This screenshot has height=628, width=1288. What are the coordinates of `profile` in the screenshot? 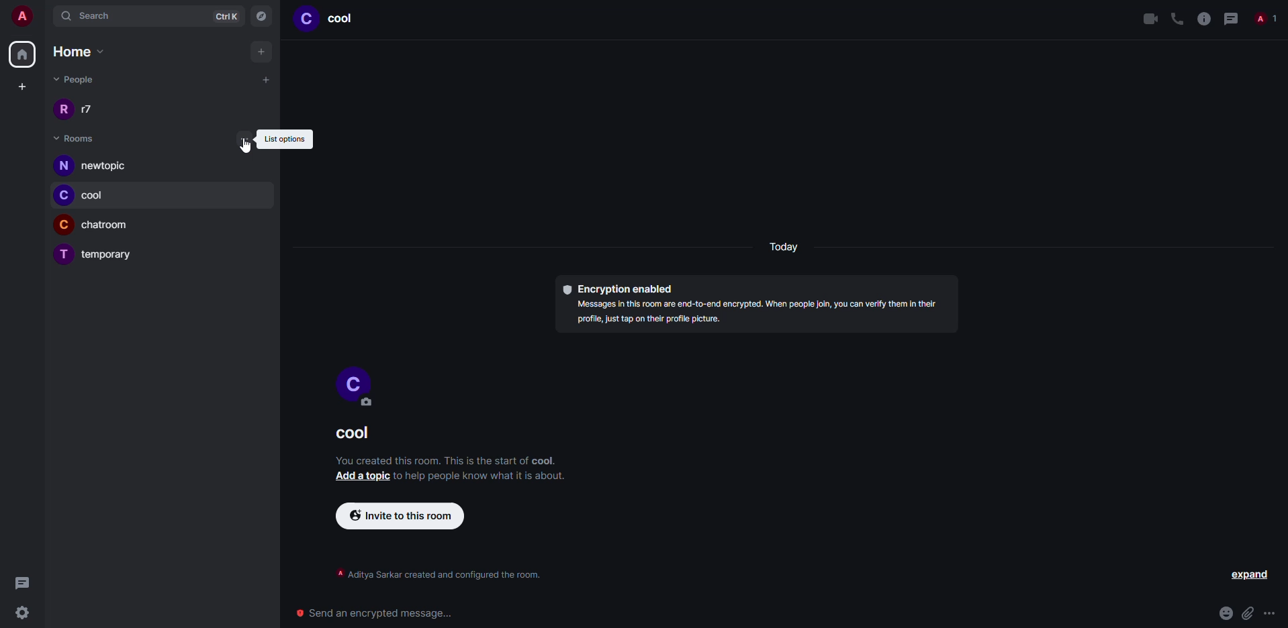 It's located at (62, 166).